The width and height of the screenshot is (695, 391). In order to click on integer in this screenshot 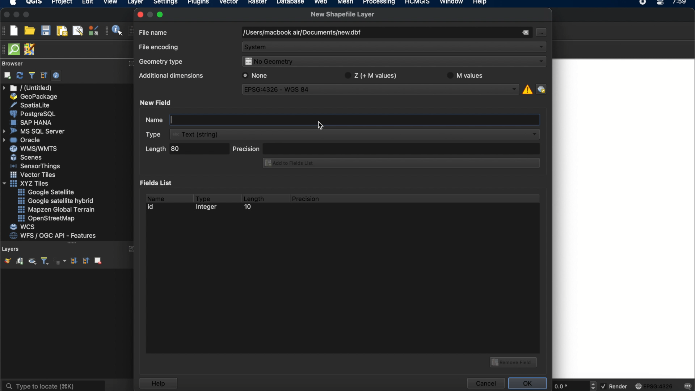, I will do `click(208, 208)`.